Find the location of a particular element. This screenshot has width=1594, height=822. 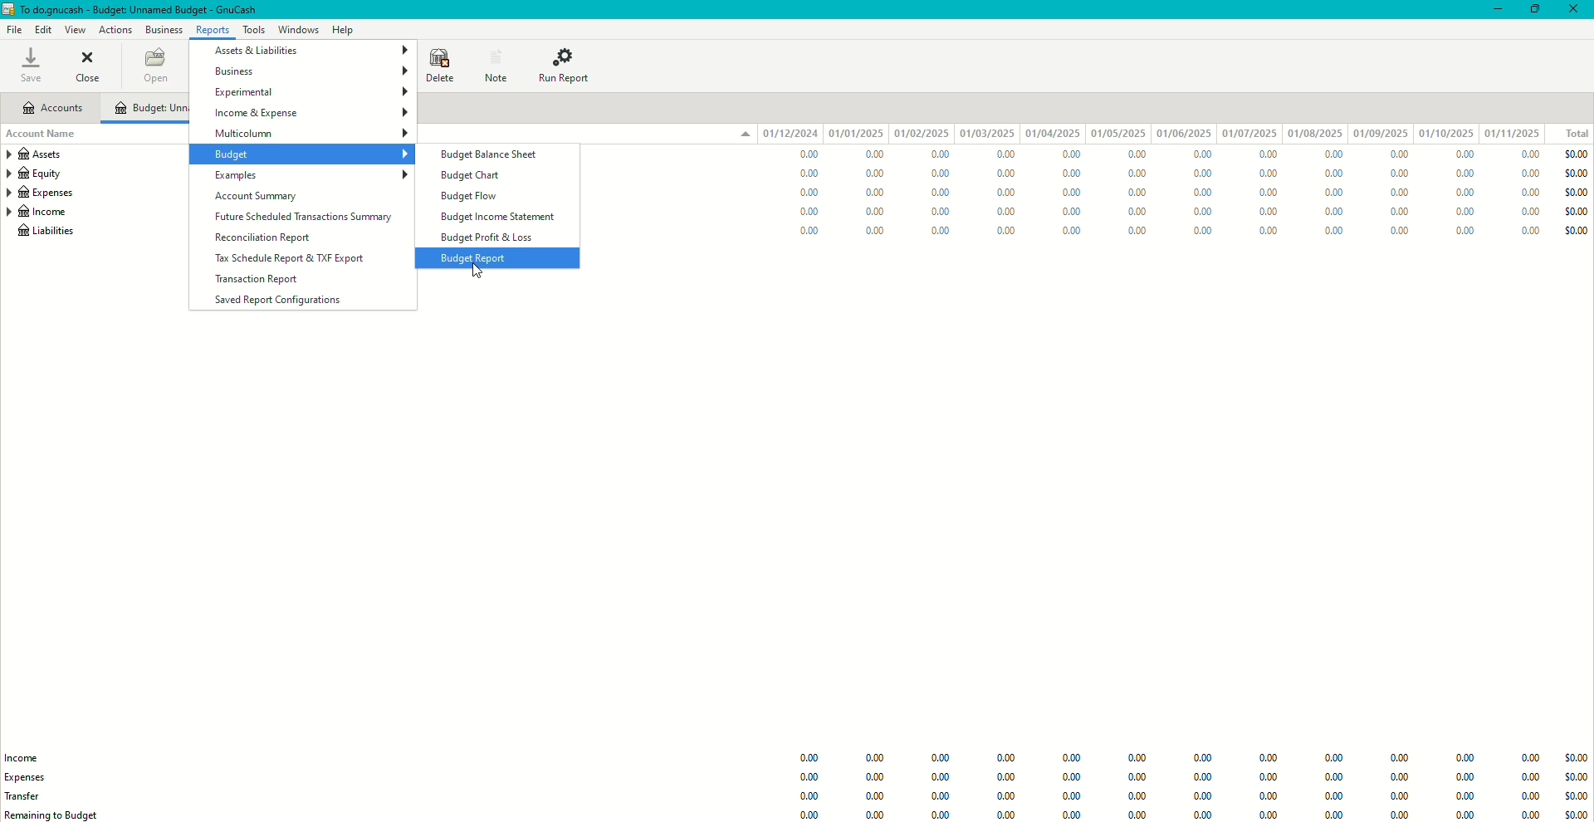

0.00 is located at coordinates (1073, 232).